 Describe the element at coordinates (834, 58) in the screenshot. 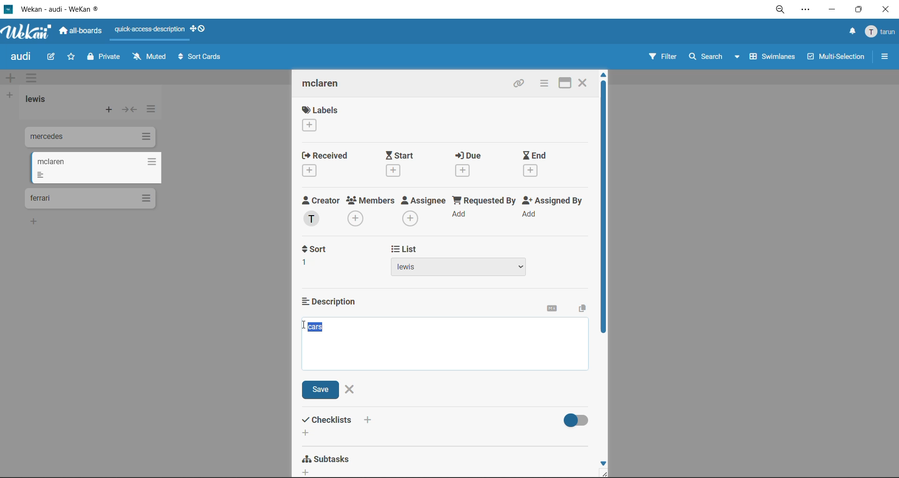

I see `multiselection` at that location.